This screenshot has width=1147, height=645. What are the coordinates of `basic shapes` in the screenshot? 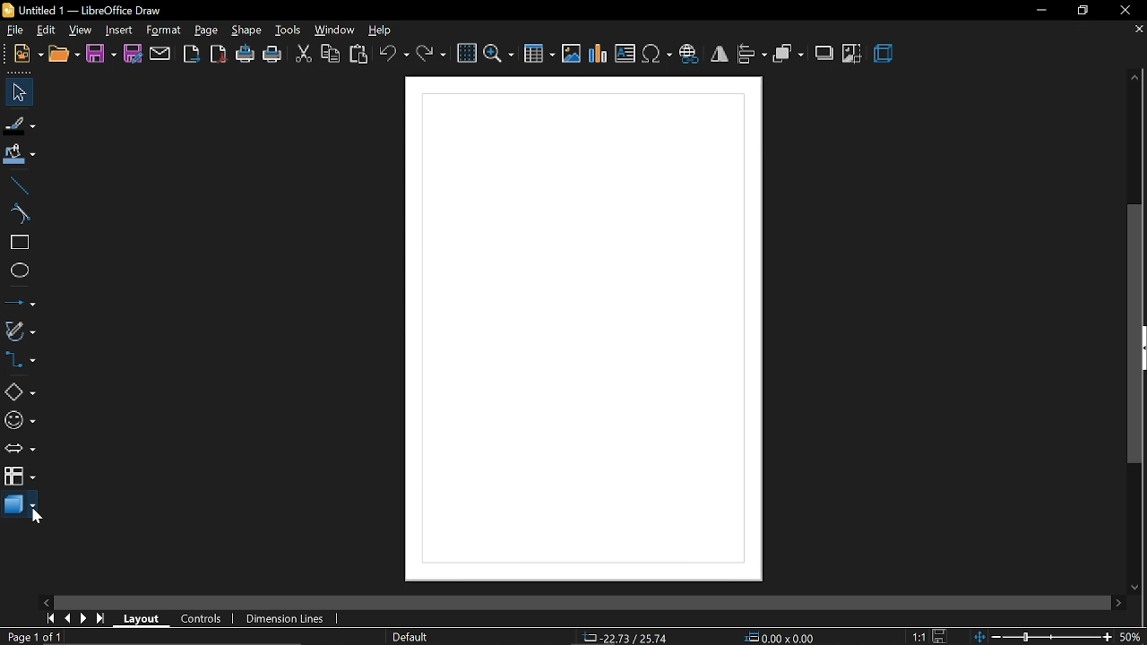 It's located at (20, 391).